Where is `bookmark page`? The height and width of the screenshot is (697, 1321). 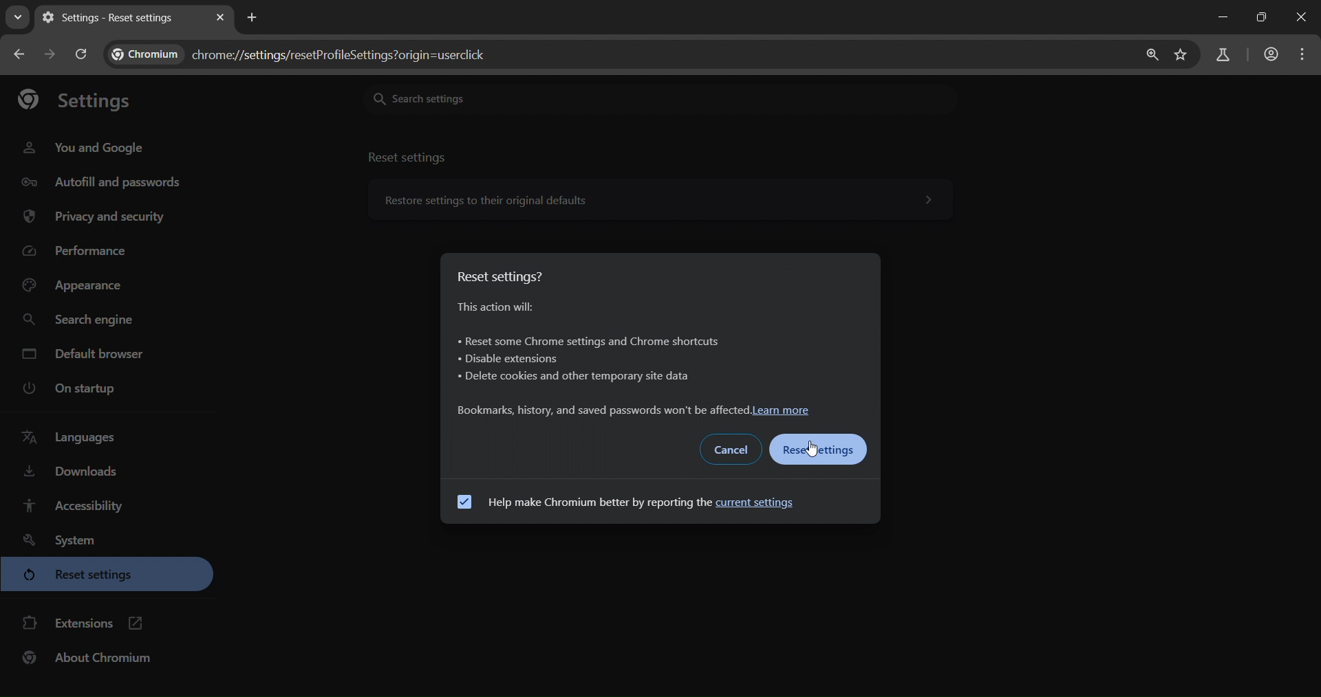
bookmark page is located at coordinates (1182, 56).